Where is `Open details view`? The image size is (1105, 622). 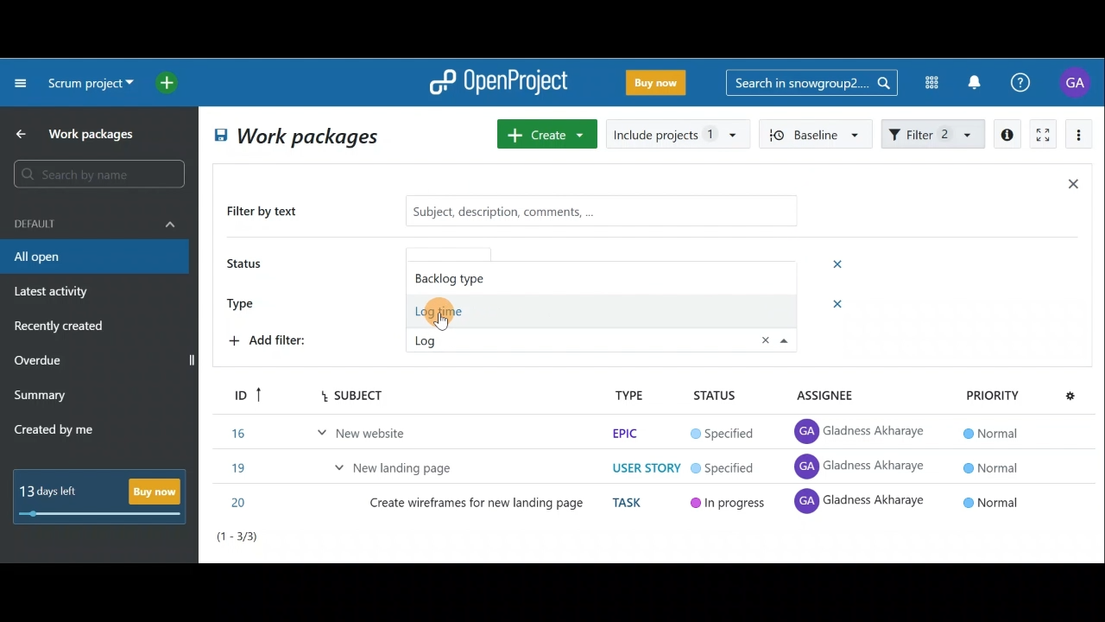 Open details view is located at coordinates (1008, 135).